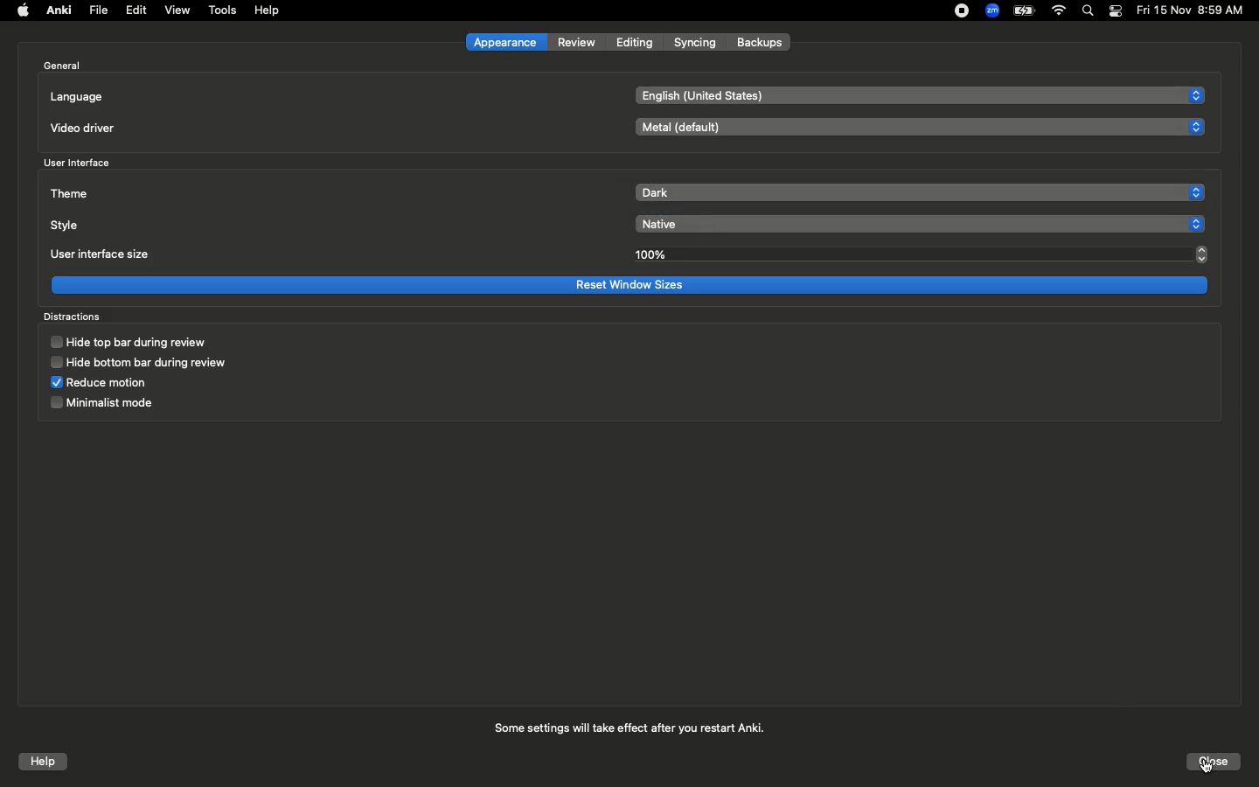 The height and width of the screenshot is (787, 1259). I want to click on Anki, so click(58, 9).